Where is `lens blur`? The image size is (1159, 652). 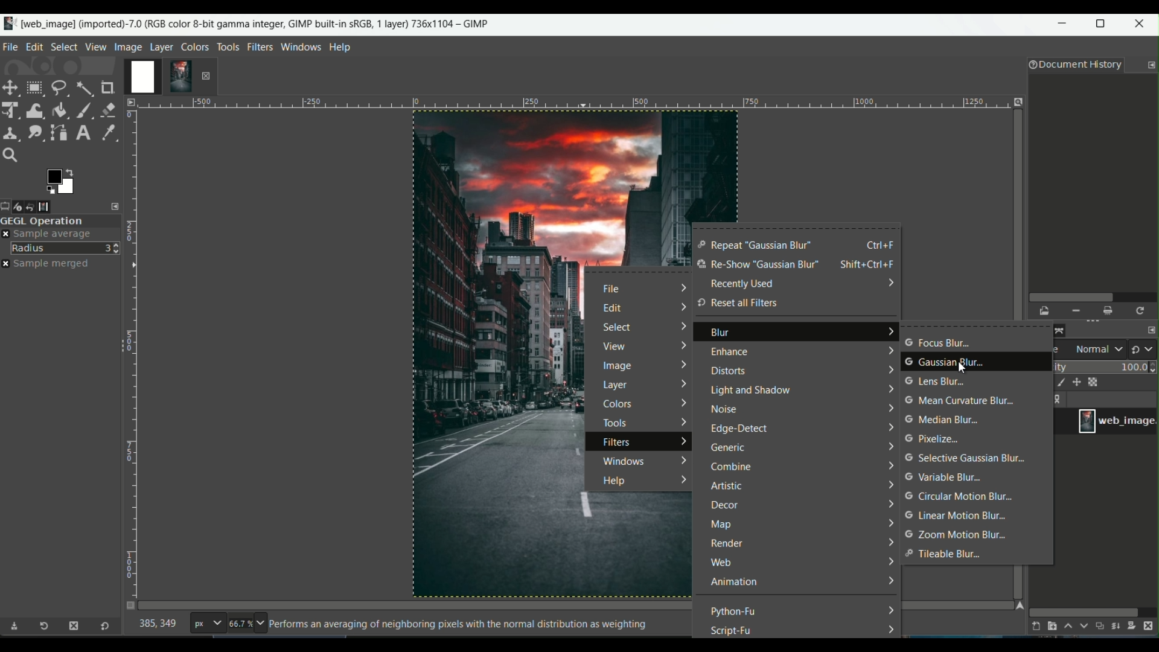 lens blur is located at coordinates (935, 382).